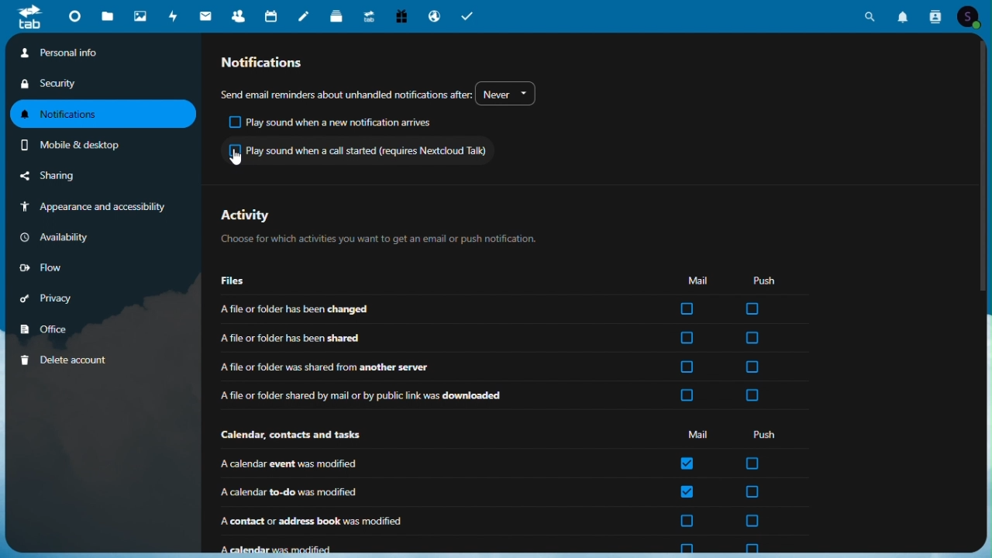  What do you see at coordinates (53, 84) in the screenshot?
I see `security` at bounding box center [53, 84].